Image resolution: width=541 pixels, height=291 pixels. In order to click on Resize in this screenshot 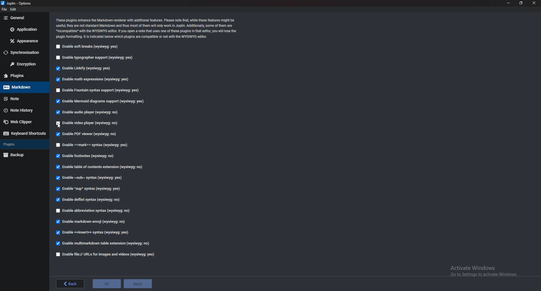, I will do `click(521, 3)`.